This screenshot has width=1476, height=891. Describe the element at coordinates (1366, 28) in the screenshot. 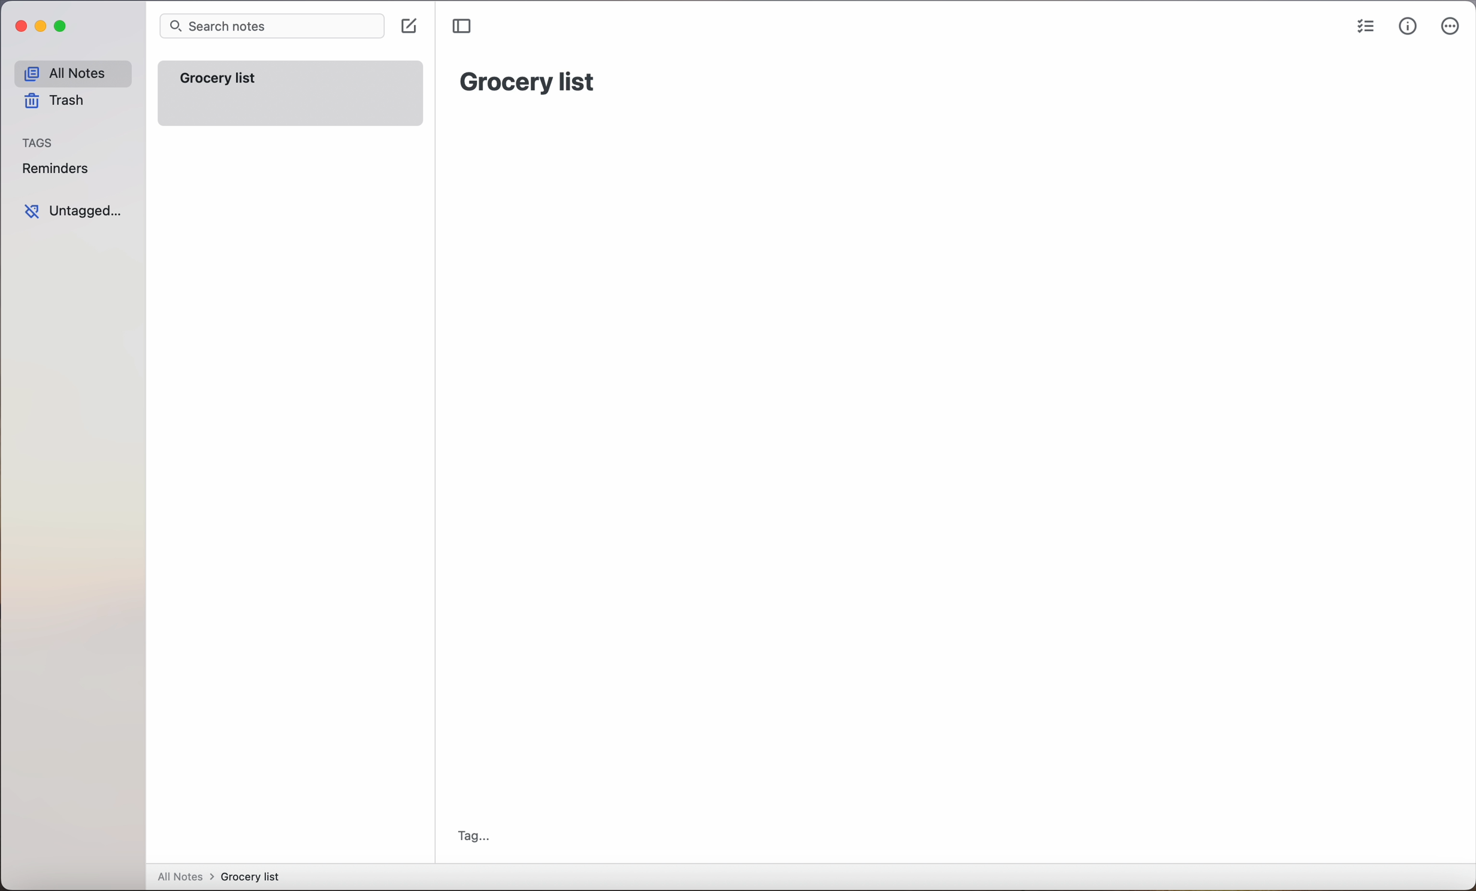

I see `checklist` at that location.